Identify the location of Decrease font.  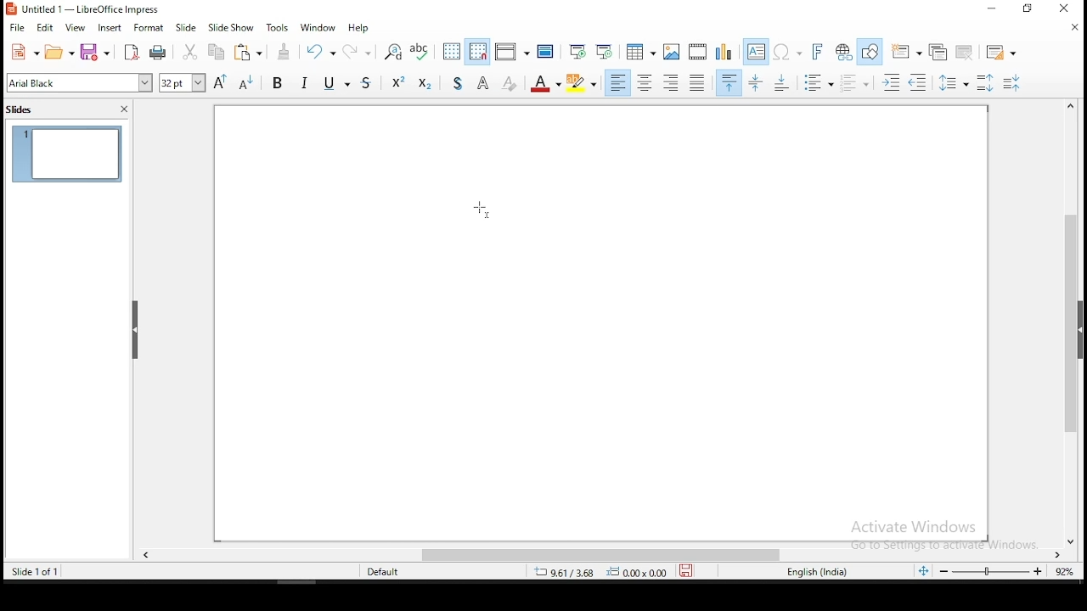
(244, 82).